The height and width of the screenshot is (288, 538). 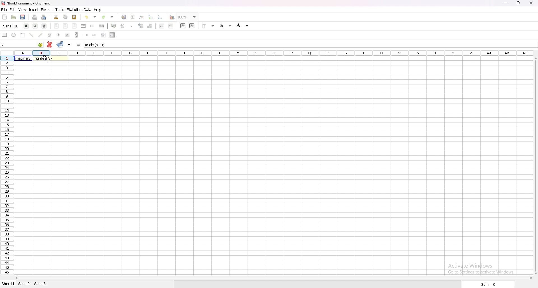 What do you see at coordinates (42, 58) in the screenshot?
I see `formula` at bounding box center [42, 58].